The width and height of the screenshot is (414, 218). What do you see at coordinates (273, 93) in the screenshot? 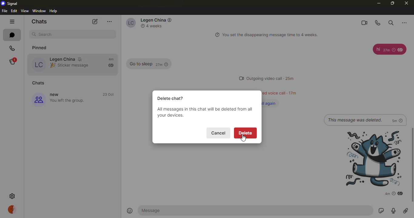
I see `status message` at bounding box center [273, 93].